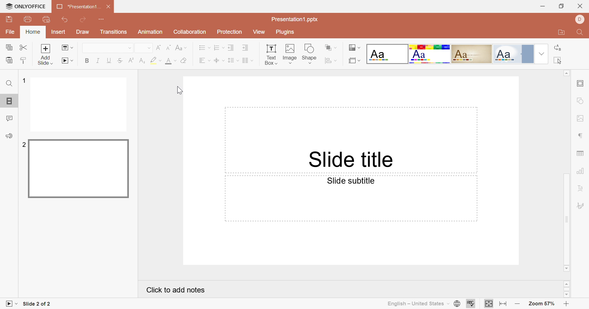  I want to click on Slide 1 preview, so click(80, 104).